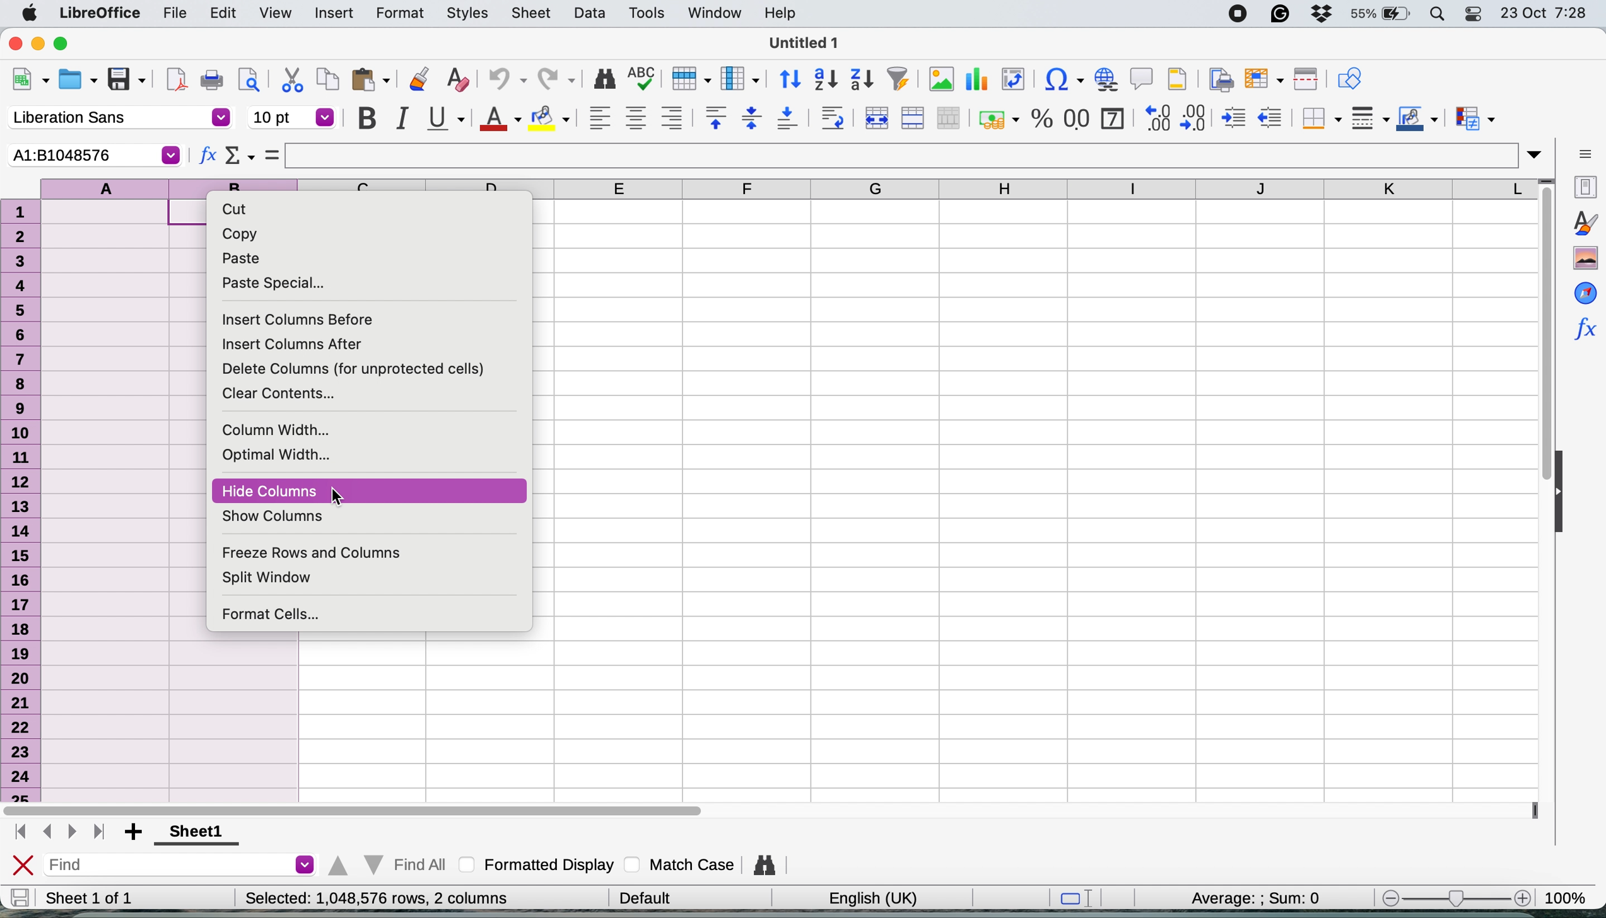 The image size is (1606, 918). What do you see at coordinates (978, 79) in the screenshot?
I see `insert chart` at bounding box center [978, 79].